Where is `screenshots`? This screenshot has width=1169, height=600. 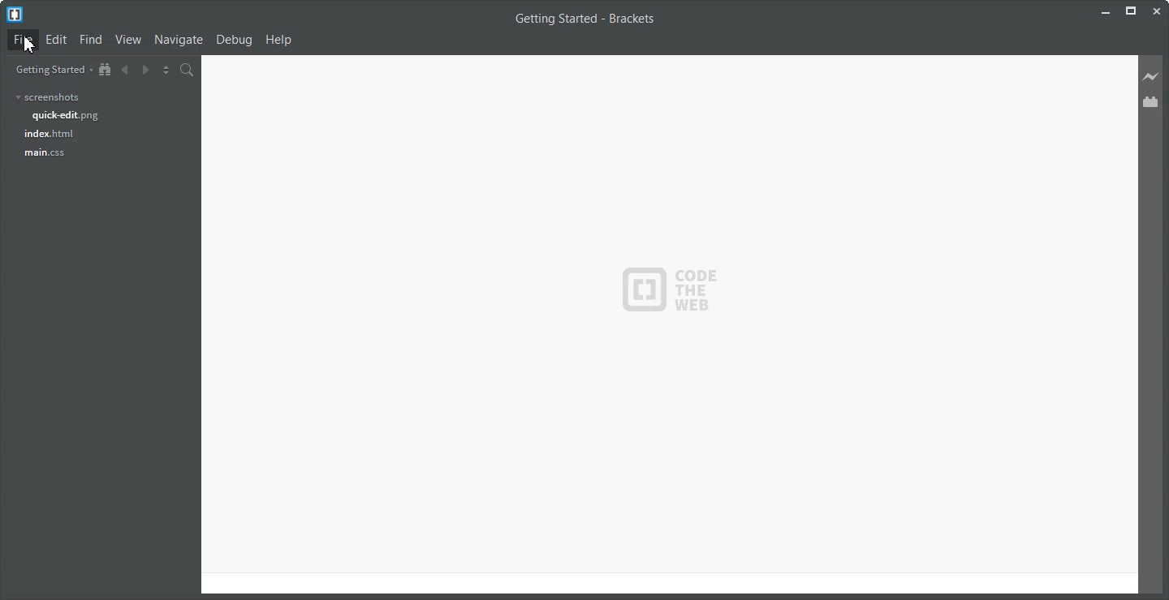
screenshots is located at coordinates (50, 98).